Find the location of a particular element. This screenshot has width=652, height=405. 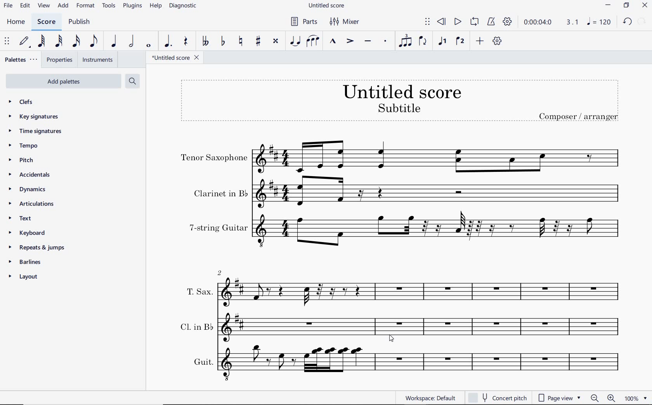

zoom factor is located at coordinates (635, 397).